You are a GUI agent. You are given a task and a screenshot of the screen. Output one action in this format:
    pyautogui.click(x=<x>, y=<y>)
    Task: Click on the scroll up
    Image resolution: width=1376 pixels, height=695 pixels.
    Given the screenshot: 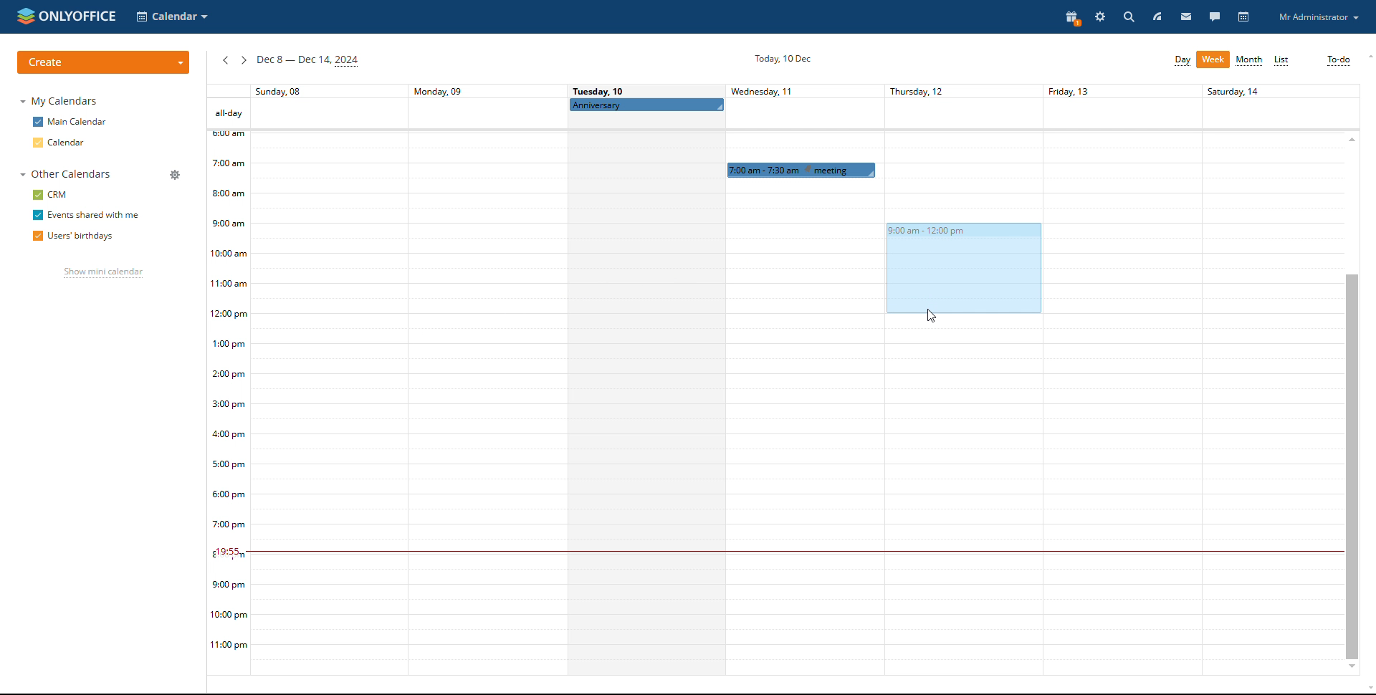 What is the action you would take?
    pyautogui.click(x=1367, y=57)
    